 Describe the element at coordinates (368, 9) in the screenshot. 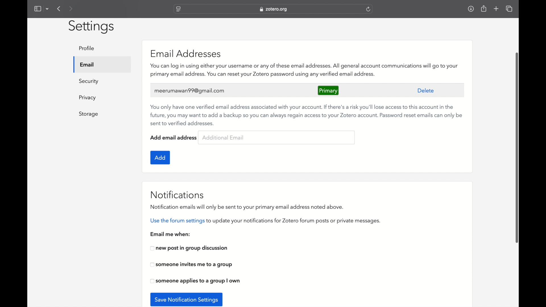

I see `refresh` at that location.